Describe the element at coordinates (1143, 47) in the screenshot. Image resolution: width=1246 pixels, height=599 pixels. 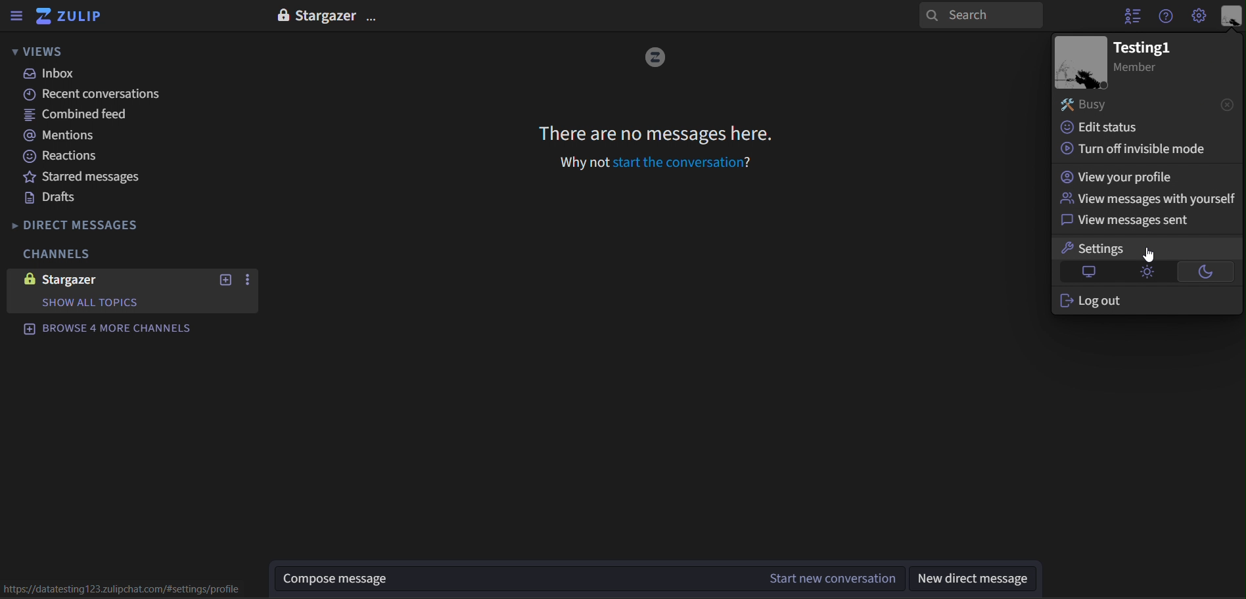
I see `testing1` at that location.